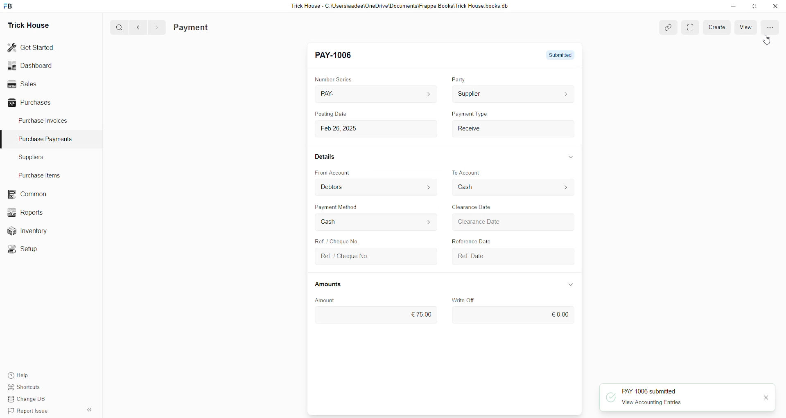 This screenshot has width=786, height=418. I want to click on Cash, so click(374, 223).